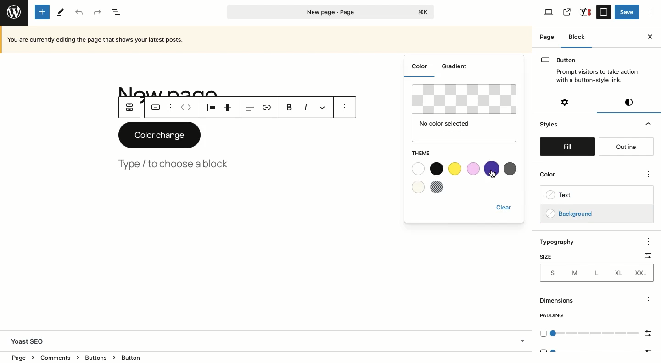 The image size is (661, 363). Describe the element at coordinates (549, 12) in the screenshot. I see `View` at that location.